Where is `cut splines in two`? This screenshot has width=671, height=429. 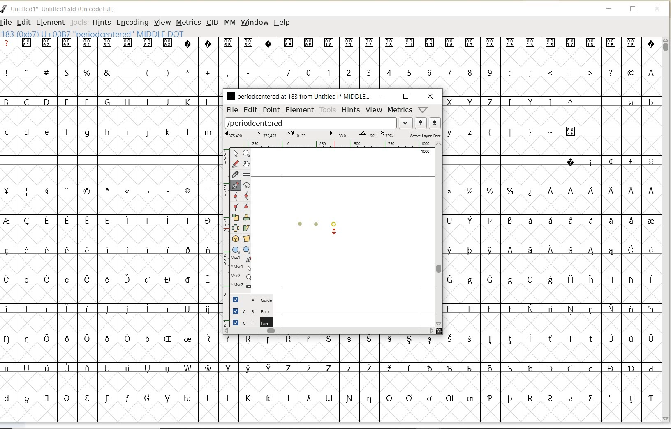
cut splines in two is located at coordinates (235, 174).